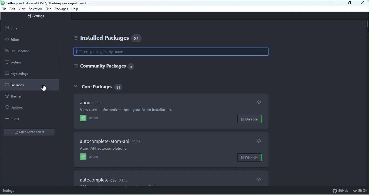 The width and height of the screenshot is (369, 195). Describe the element at coordinates (83, 157) in the screenshot. I see `®atom logo` at that location.